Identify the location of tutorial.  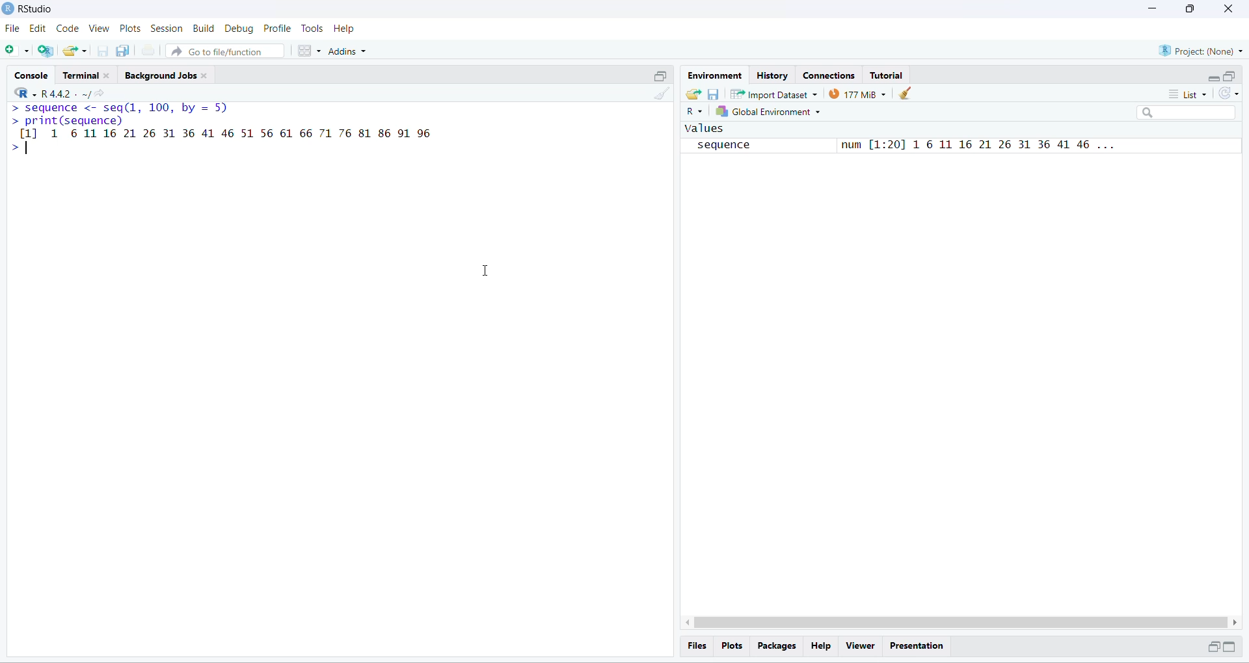
(887, 76).